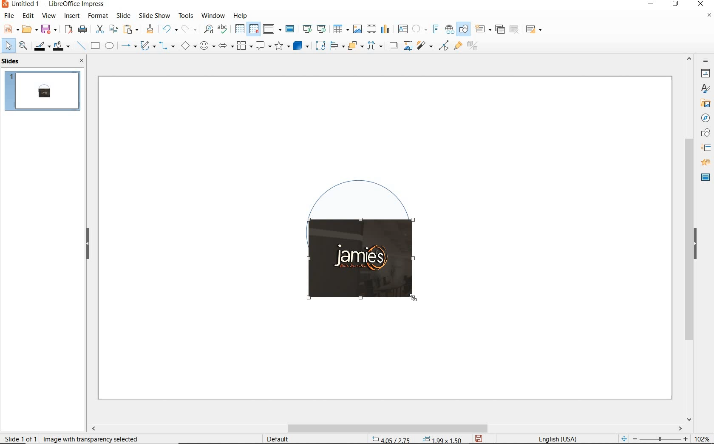 The height and width of the screenshot is (444, 714). I want to click on close, so click(79, 60).